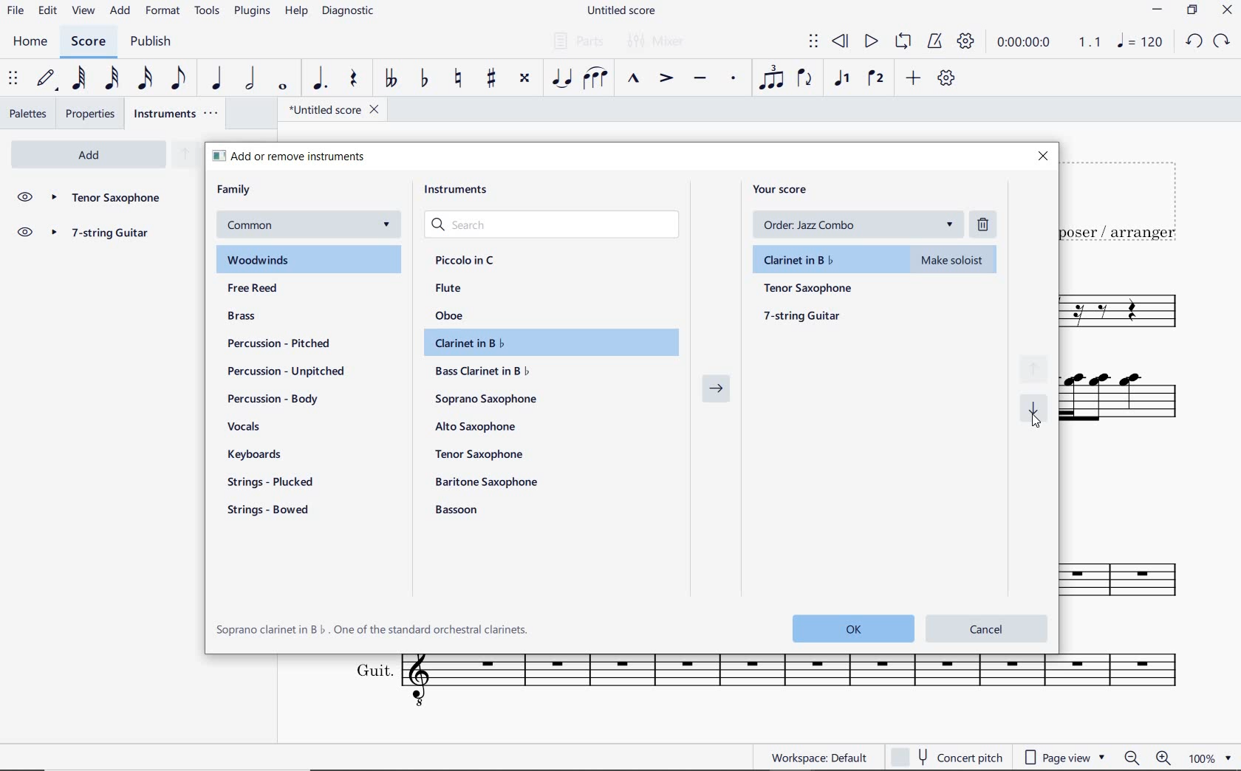 The height and width of the screenshot is (771, 1241). I want to click on ADD, so click(120, 12).